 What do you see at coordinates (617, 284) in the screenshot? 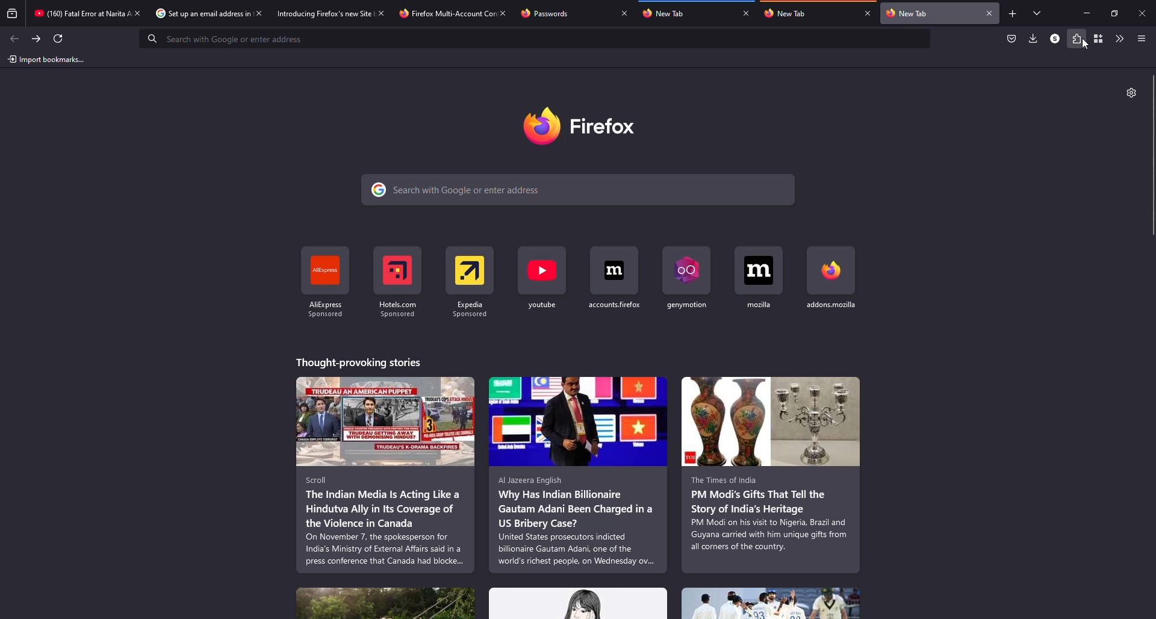
I see `shortcut` at bounding box center [617, 284].